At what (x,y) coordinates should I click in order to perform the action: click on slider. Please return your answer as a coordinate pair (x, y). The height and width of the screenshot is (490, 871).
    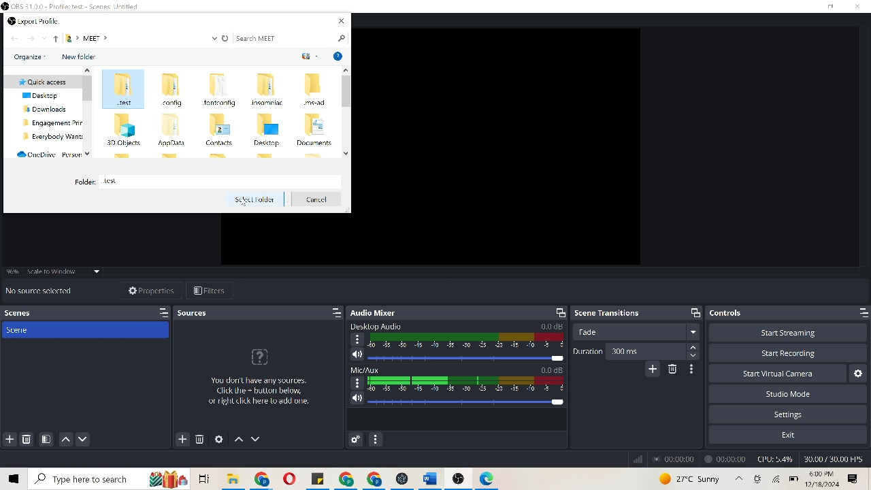
    Looking at the image, I should click on (466, 400).